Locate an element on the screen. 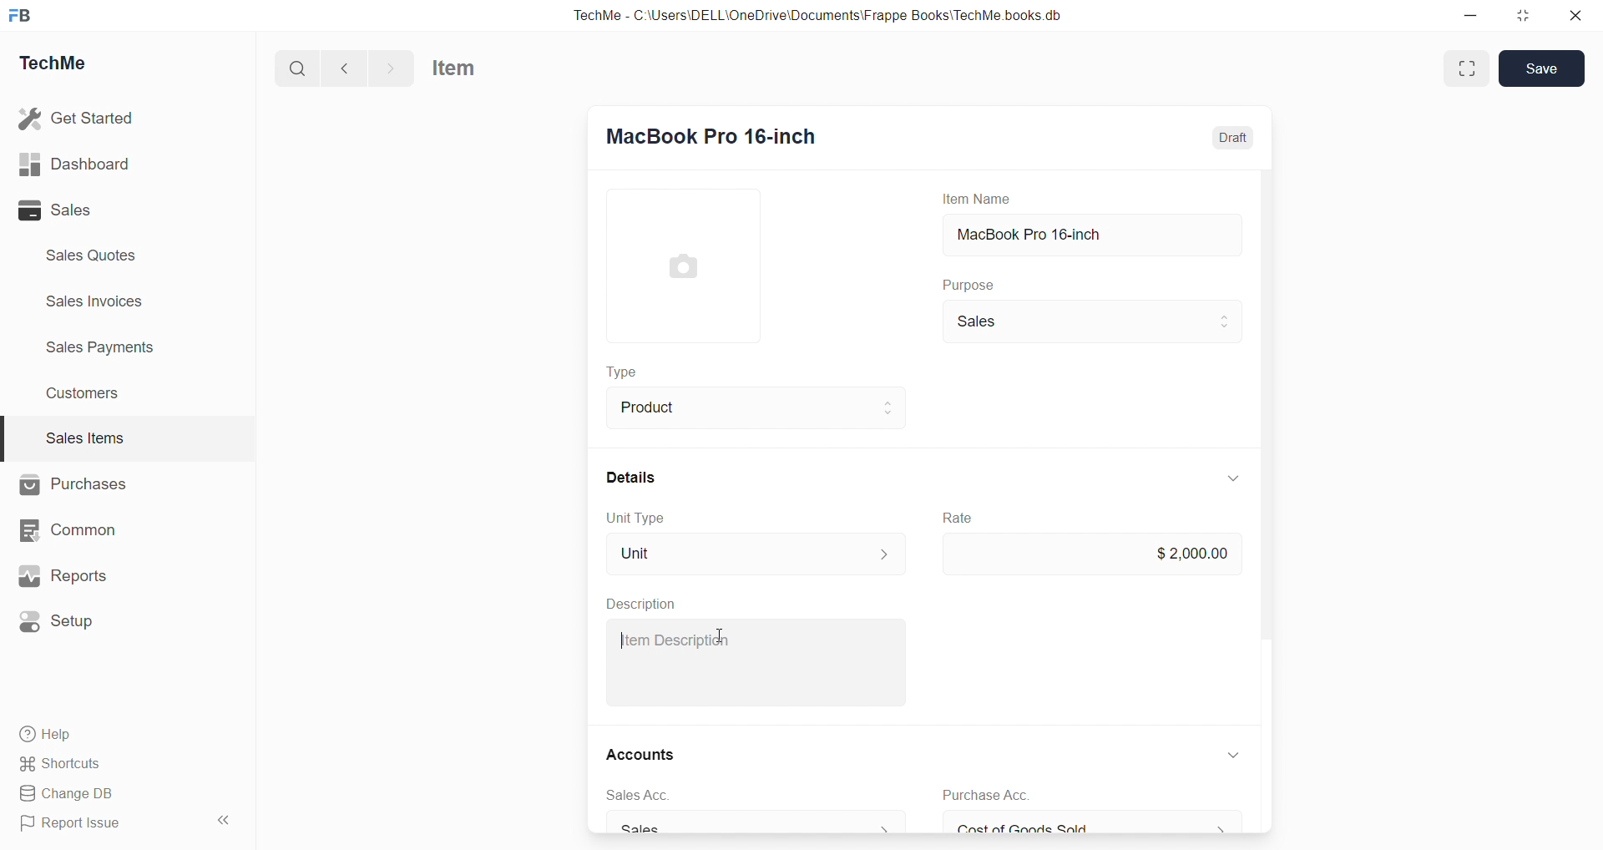  TechMe - C:\Users\DELL\OneDrive\Documents\Frappe Books\TechMe books.db is located at coordinates (819, 15).